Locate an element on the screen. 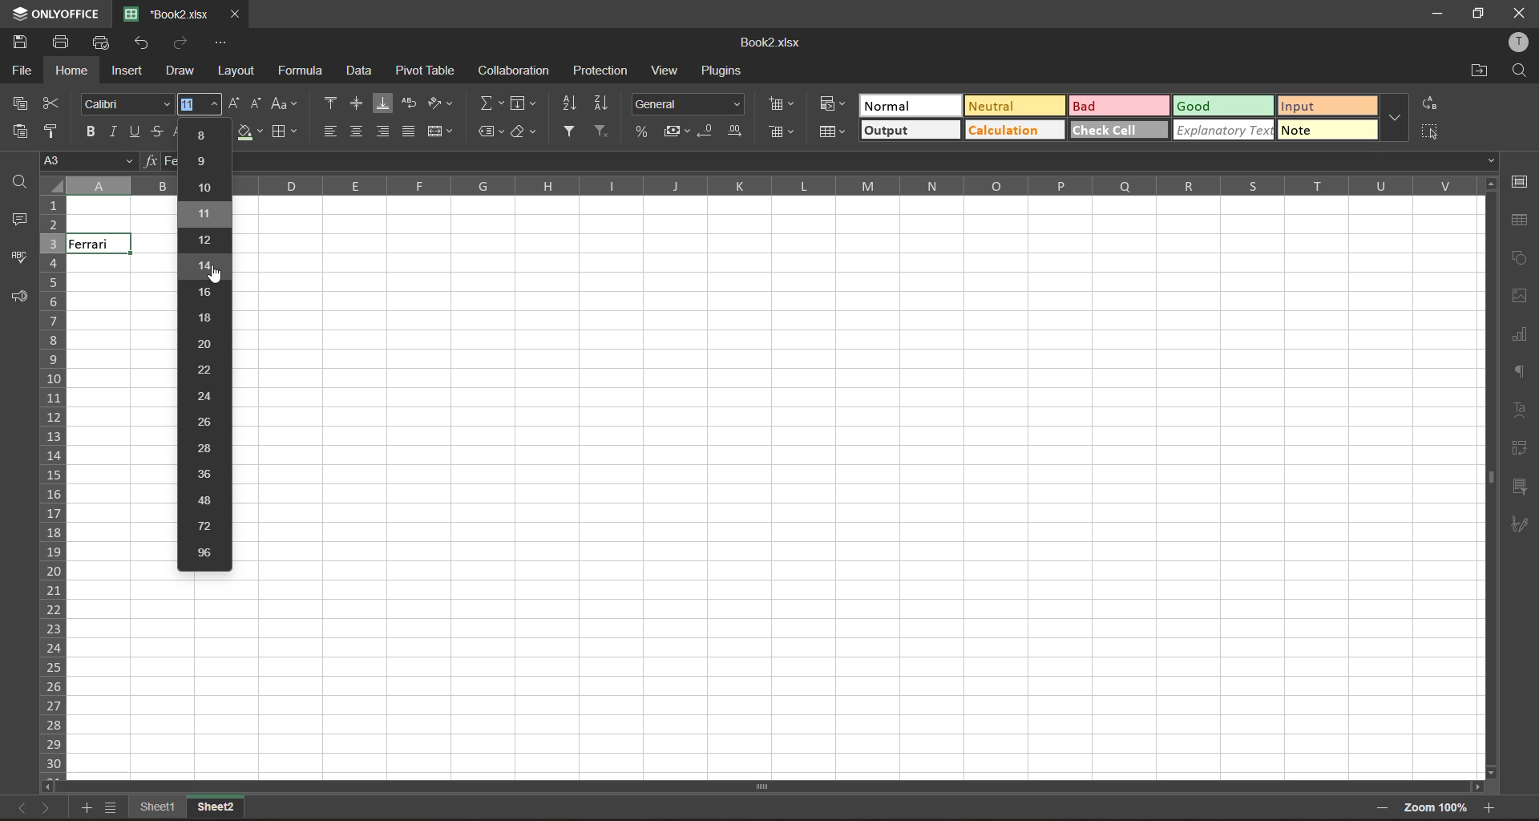 Image resolution: width=1539 pixels, height=821 pixels. delete cells is located at coordinates (782, 134).